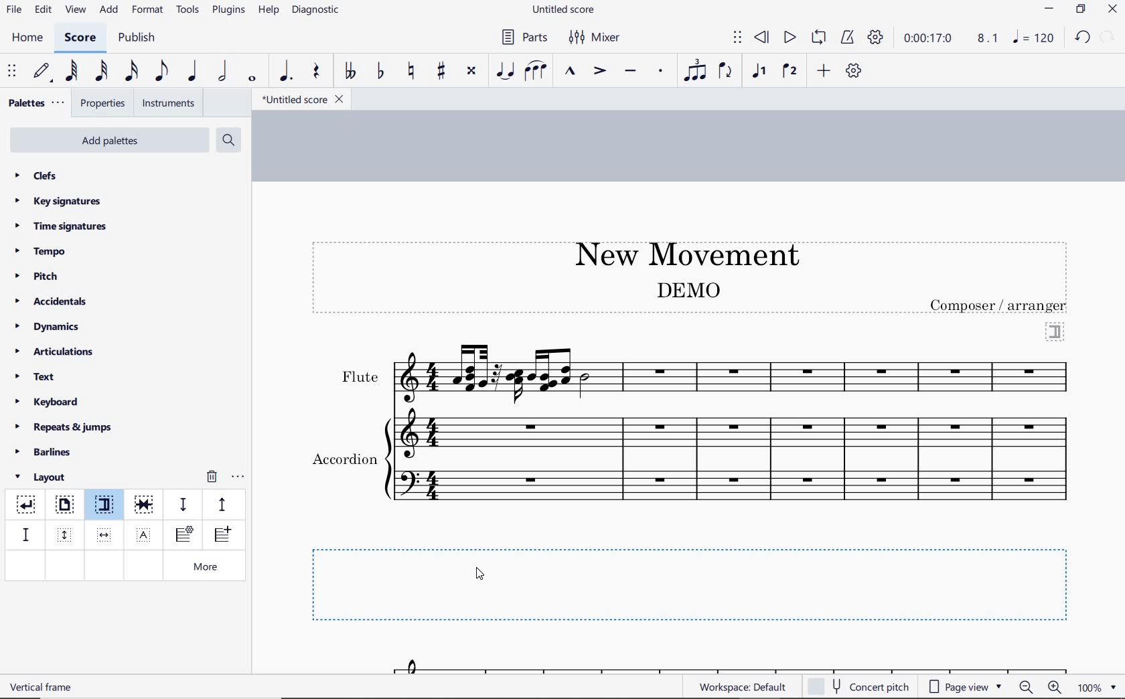 This screenshot has width=1125, height=699. I want to click on select to move, so click(13, 72).